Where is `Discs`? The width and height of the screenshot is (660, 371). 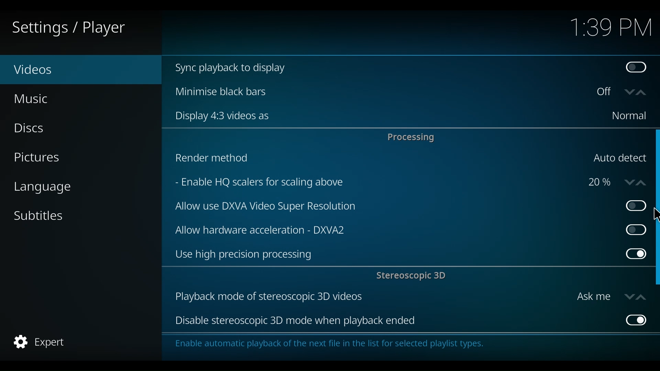 Discs is located at coordinates (33, 129).